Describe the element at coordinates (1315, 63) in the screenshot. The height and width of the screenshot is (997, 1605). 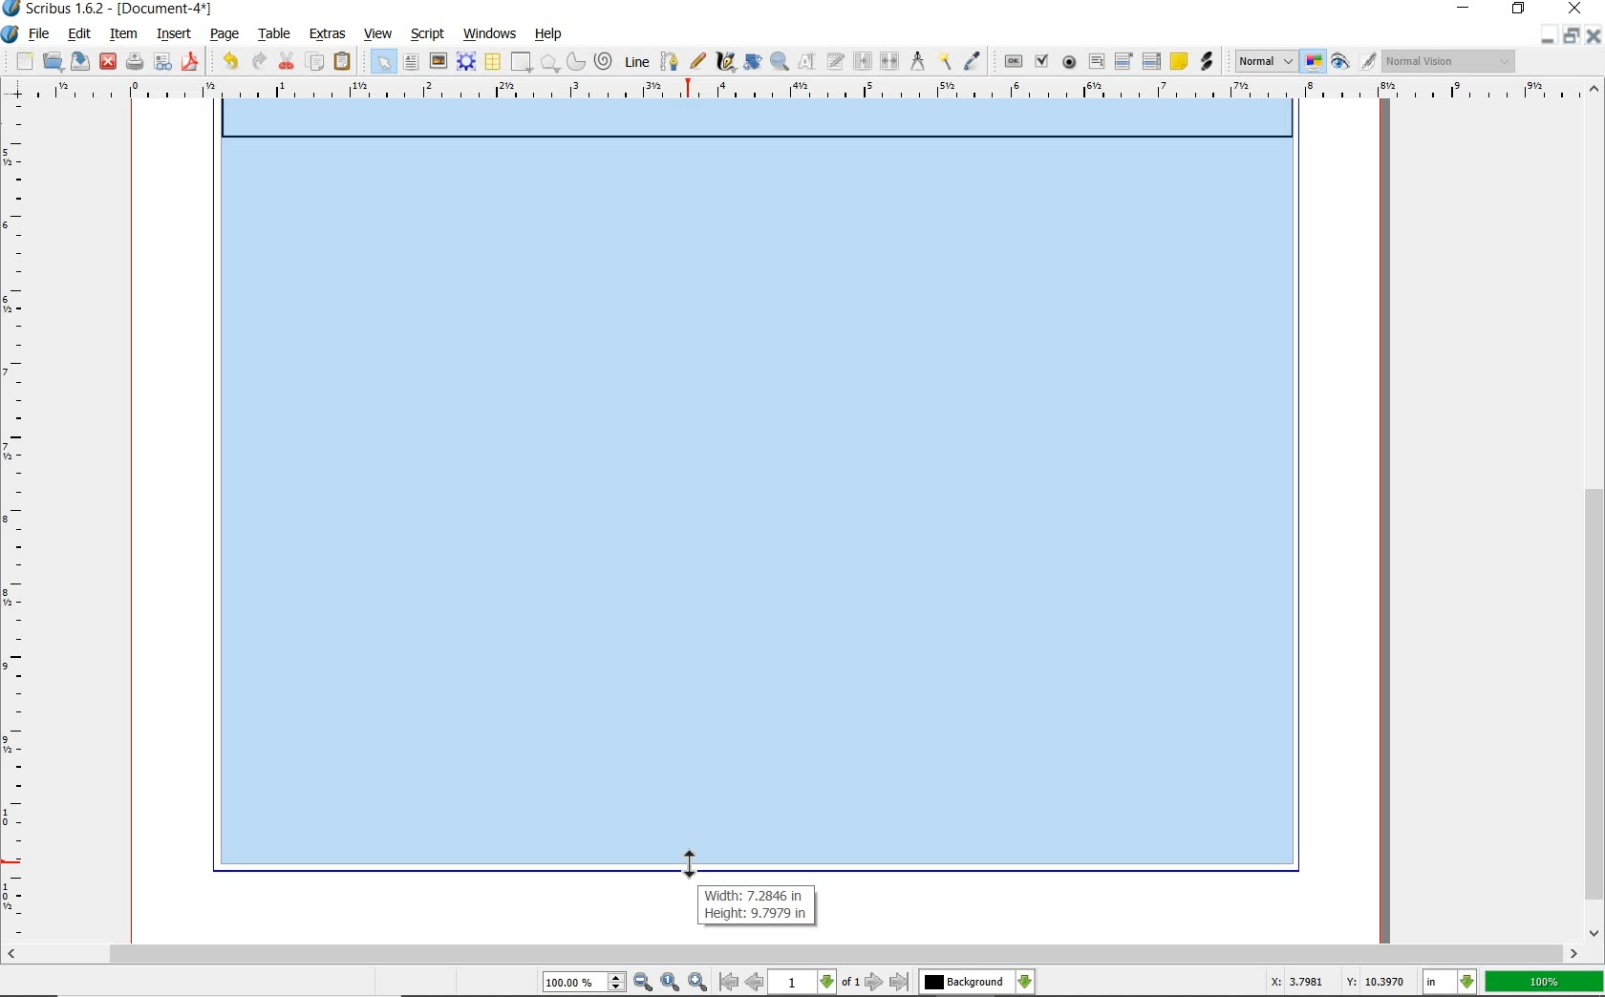
I see `toggle color management` at that location.